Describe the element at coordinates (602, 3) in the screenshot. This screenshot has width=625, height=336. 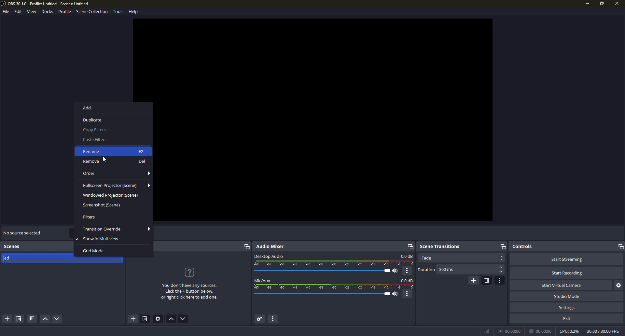
I see `maximize` at that location.